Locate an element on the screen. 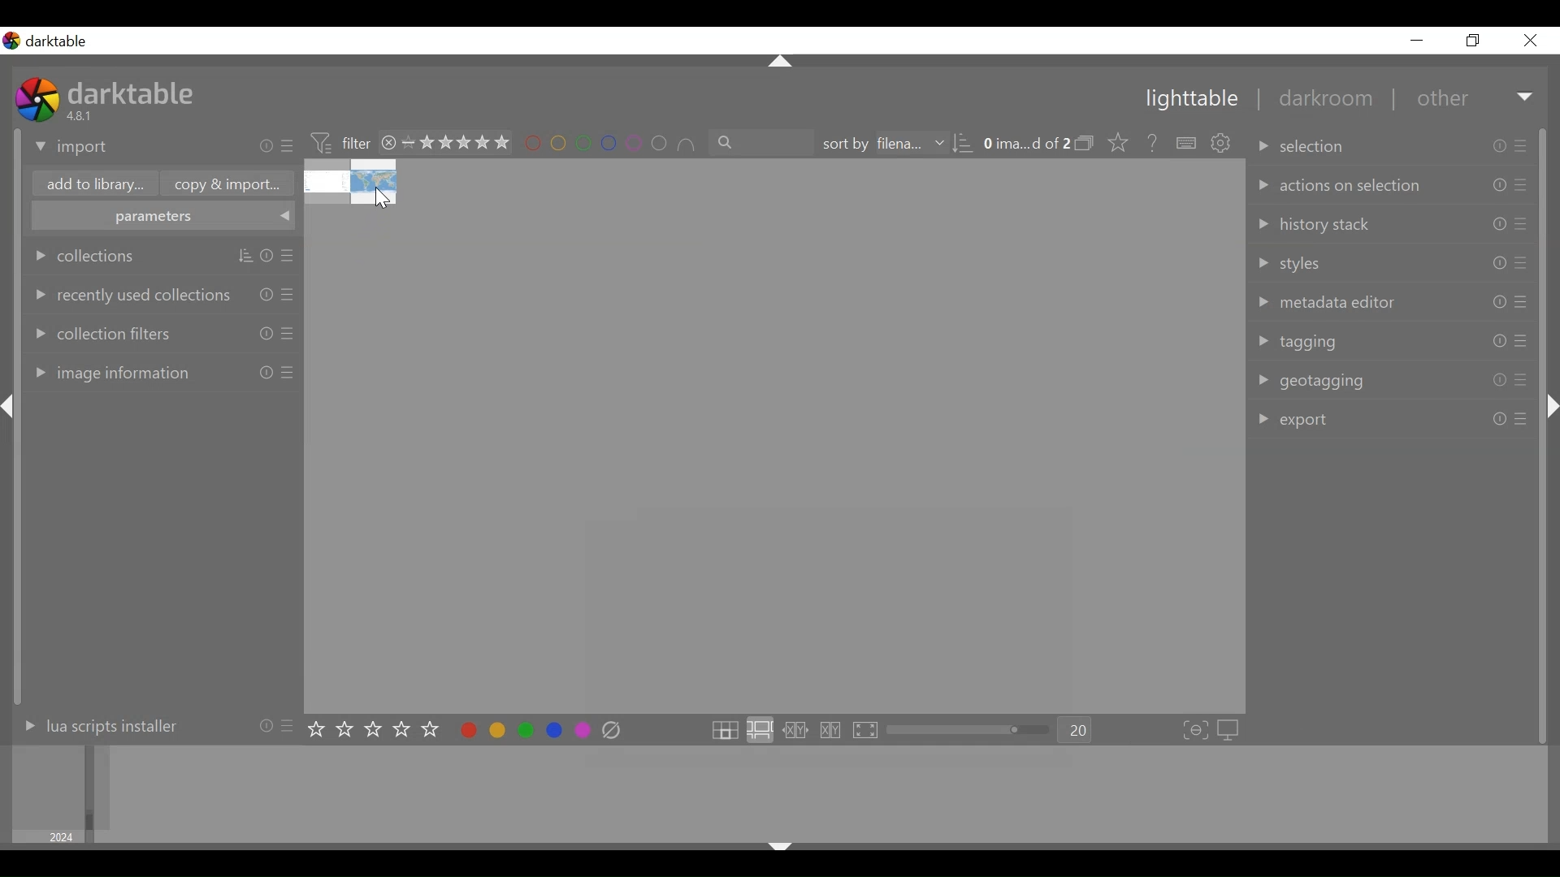 Image resolution: width=1560 pixels, height=877 pixels. import is located at coordinates (159, 147).